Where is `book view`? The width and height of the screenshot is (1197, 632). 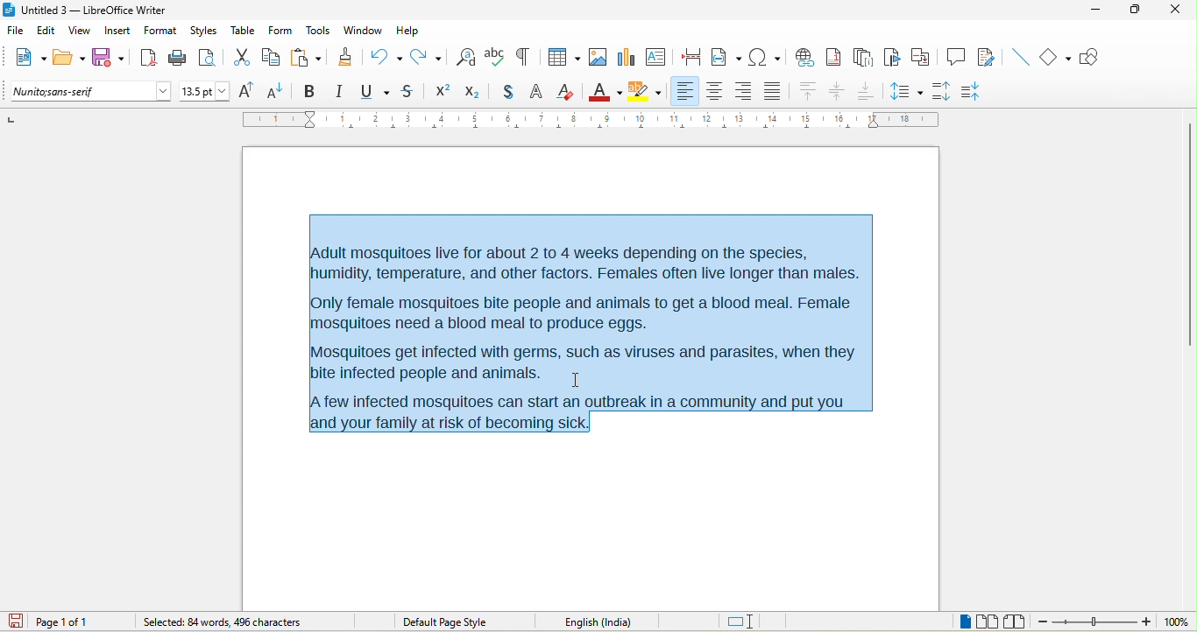 book view is located at coordinates (1018, 621).